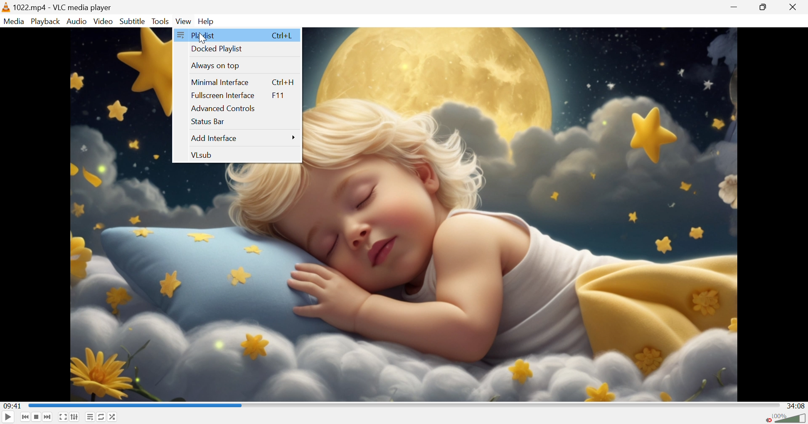 The width and height of the screenshot is (808, 424). I want to click on Tools, so click(161, 21).